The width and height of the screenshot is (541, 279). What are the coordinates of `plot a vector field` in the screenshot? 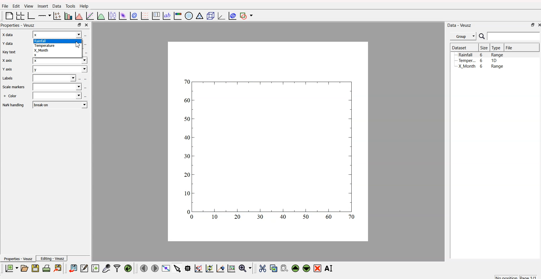 It's located at (144, 16).